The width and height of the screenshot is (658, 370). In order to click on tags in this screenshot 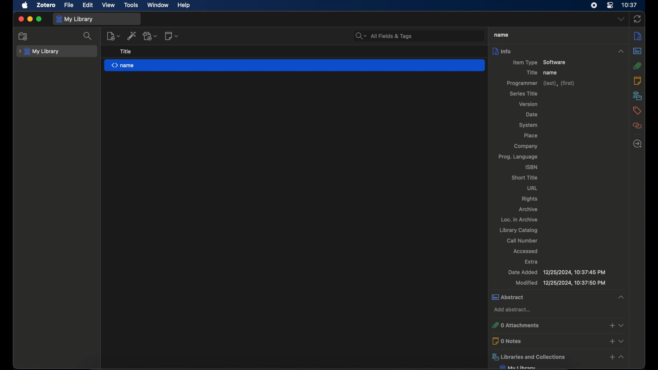, I will do `click(637, 111)`.